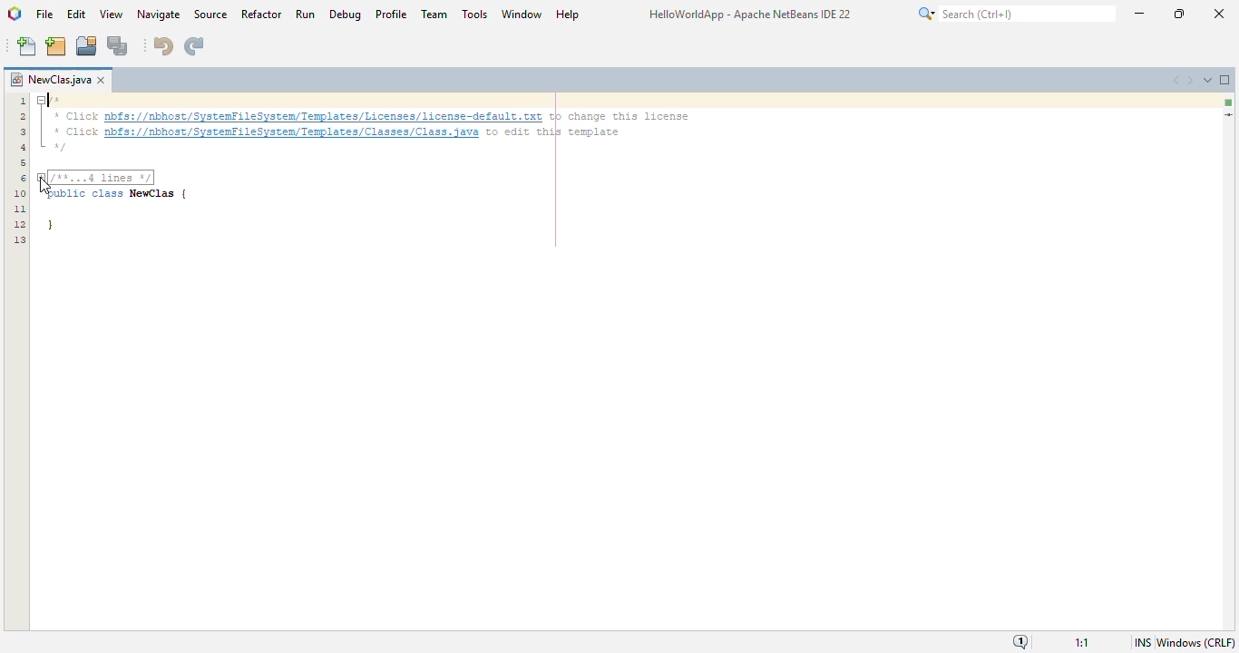 The image size is (1239, 653). Describe the element at coordinates (305, 14) in the screenshot. I see `run` at that location.